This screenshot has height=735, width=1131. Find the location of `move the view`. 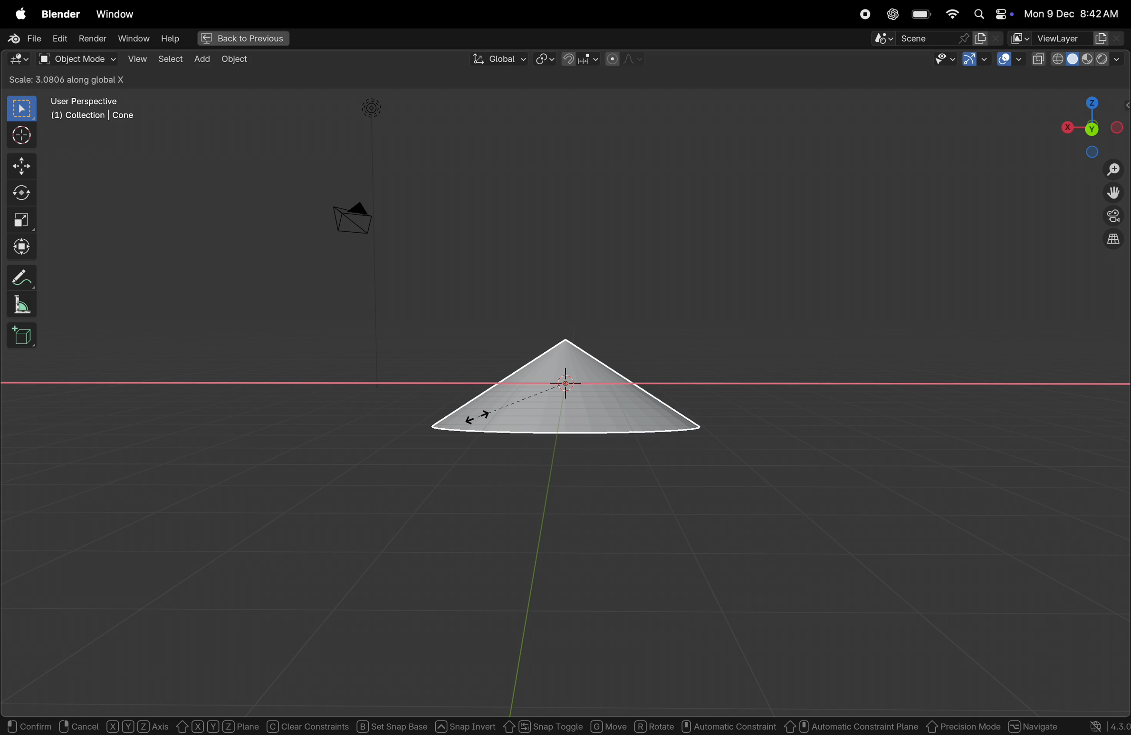

move the view is located at coordinates (1113, 192).